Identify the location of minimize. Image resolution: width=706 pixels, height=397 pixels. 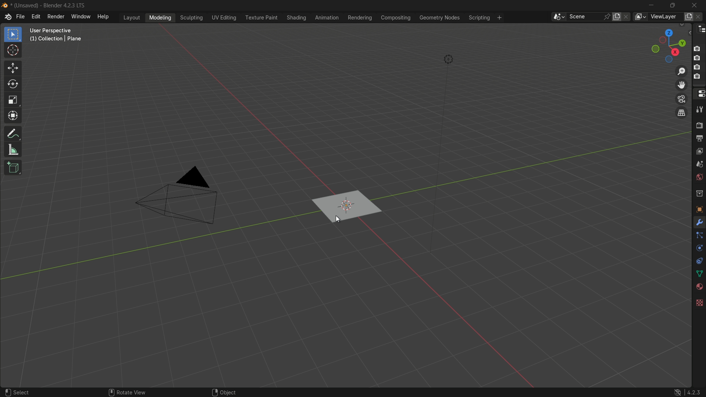
(651, 5).